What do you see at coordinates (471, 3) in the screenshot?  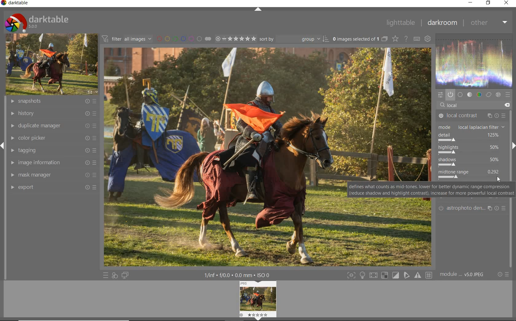 I see `minimize` at bounding box center [471, 3].